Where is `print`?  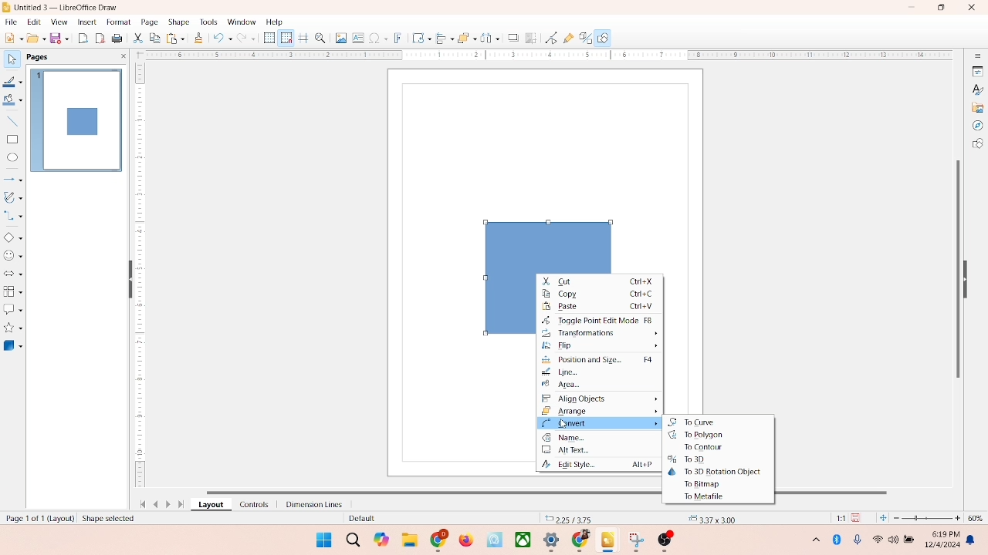 print is located at coordinates (119, 39).